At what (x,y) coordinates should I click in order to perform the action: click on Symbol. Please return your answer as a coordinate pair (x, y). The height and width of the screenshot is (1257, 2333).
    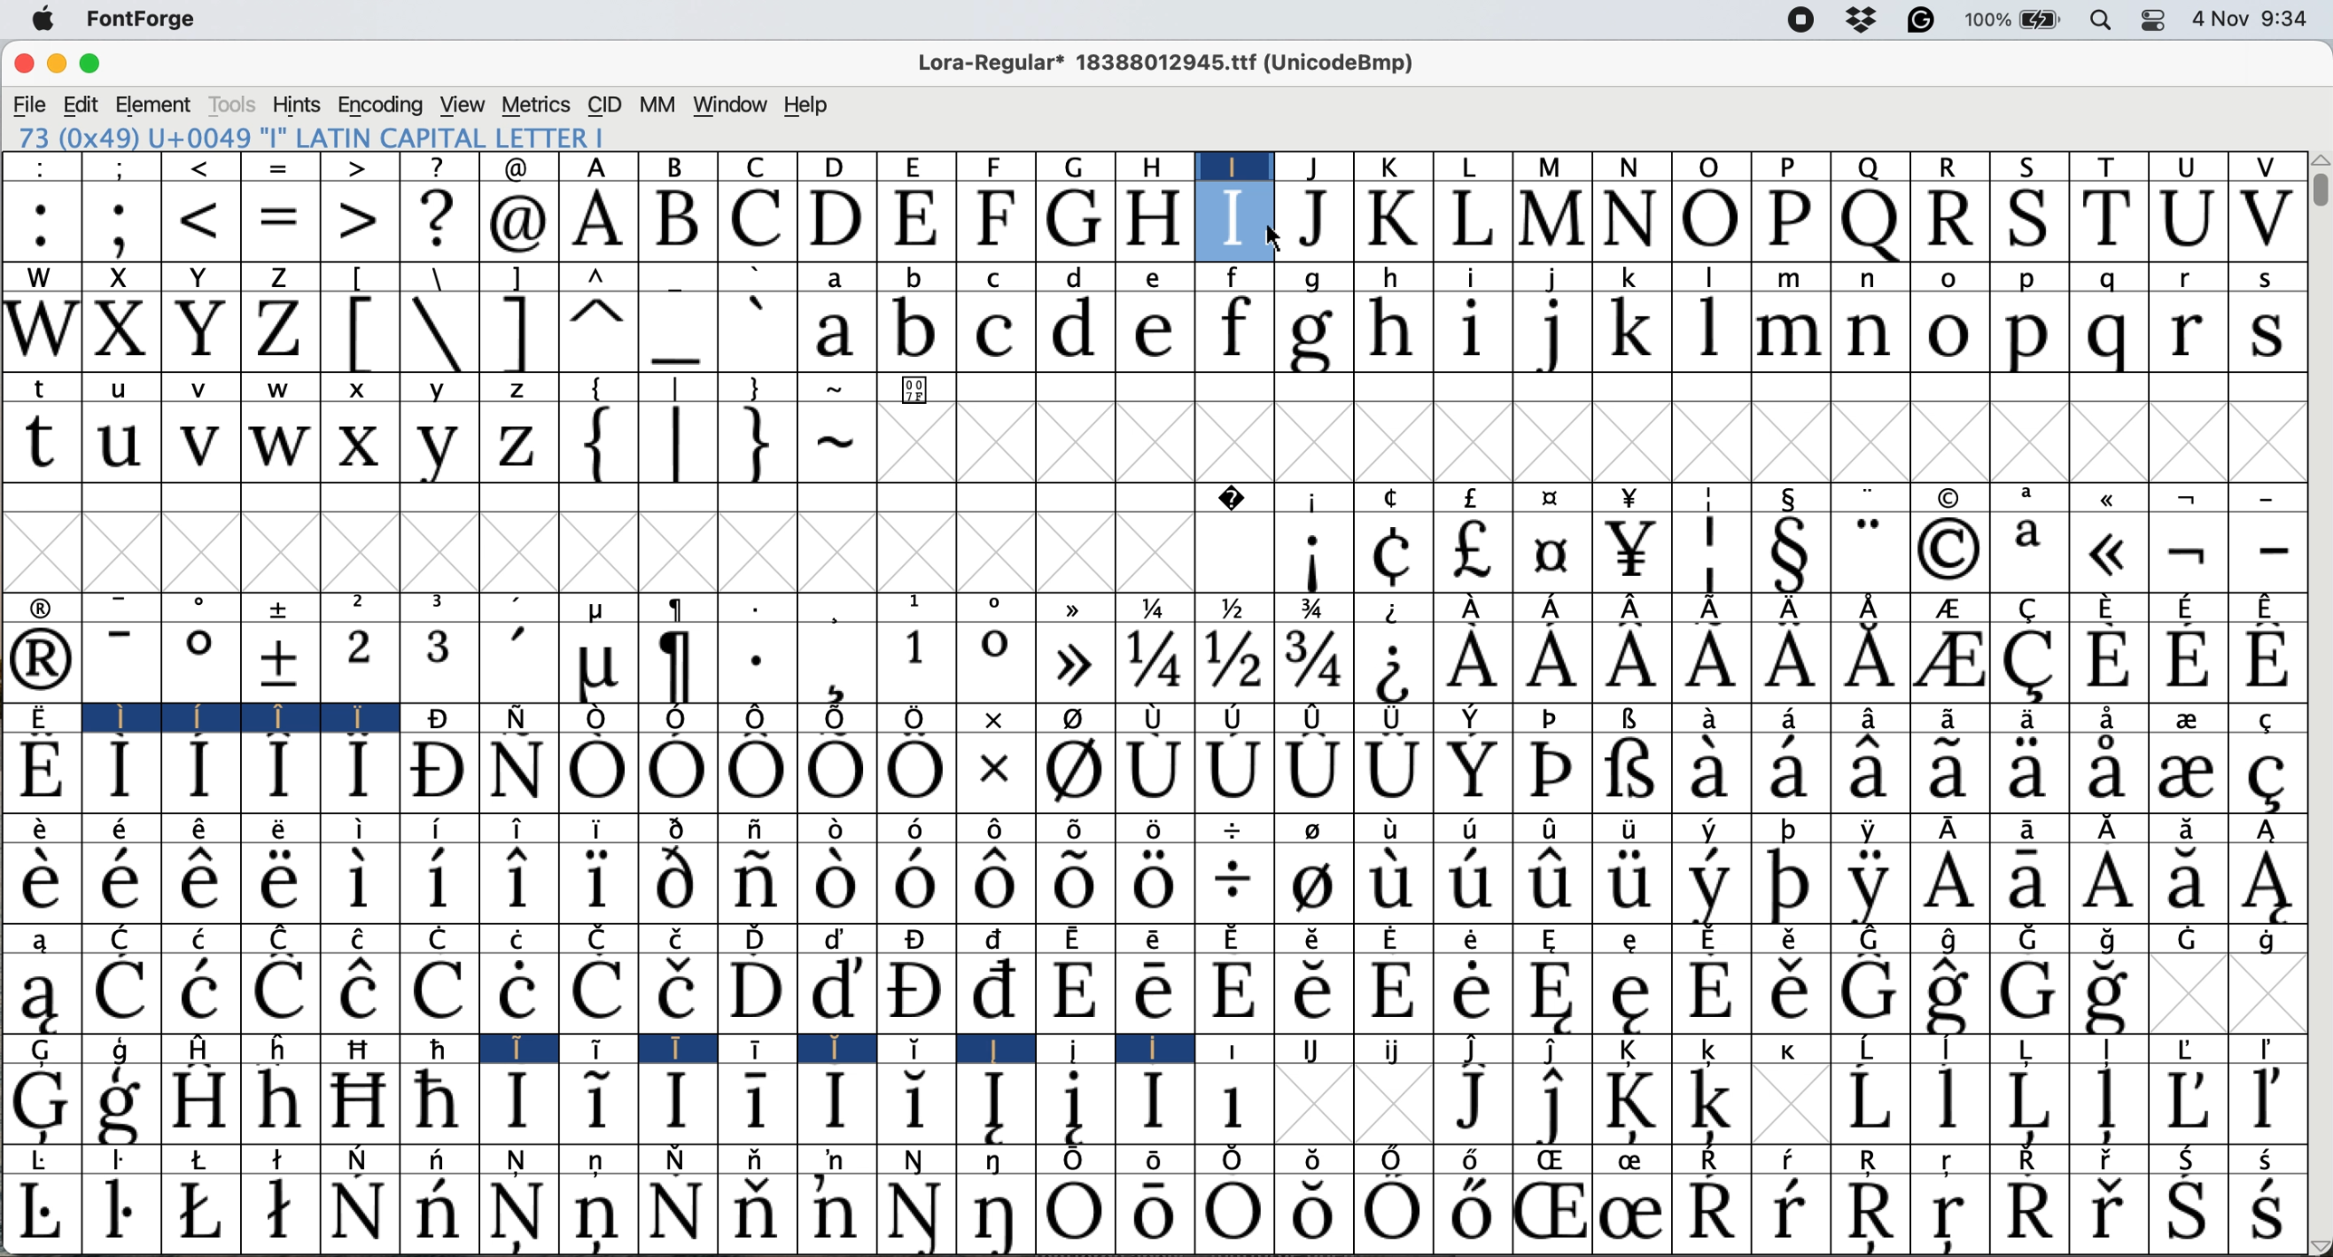
    Looking at the image, I should click on (198, 992).